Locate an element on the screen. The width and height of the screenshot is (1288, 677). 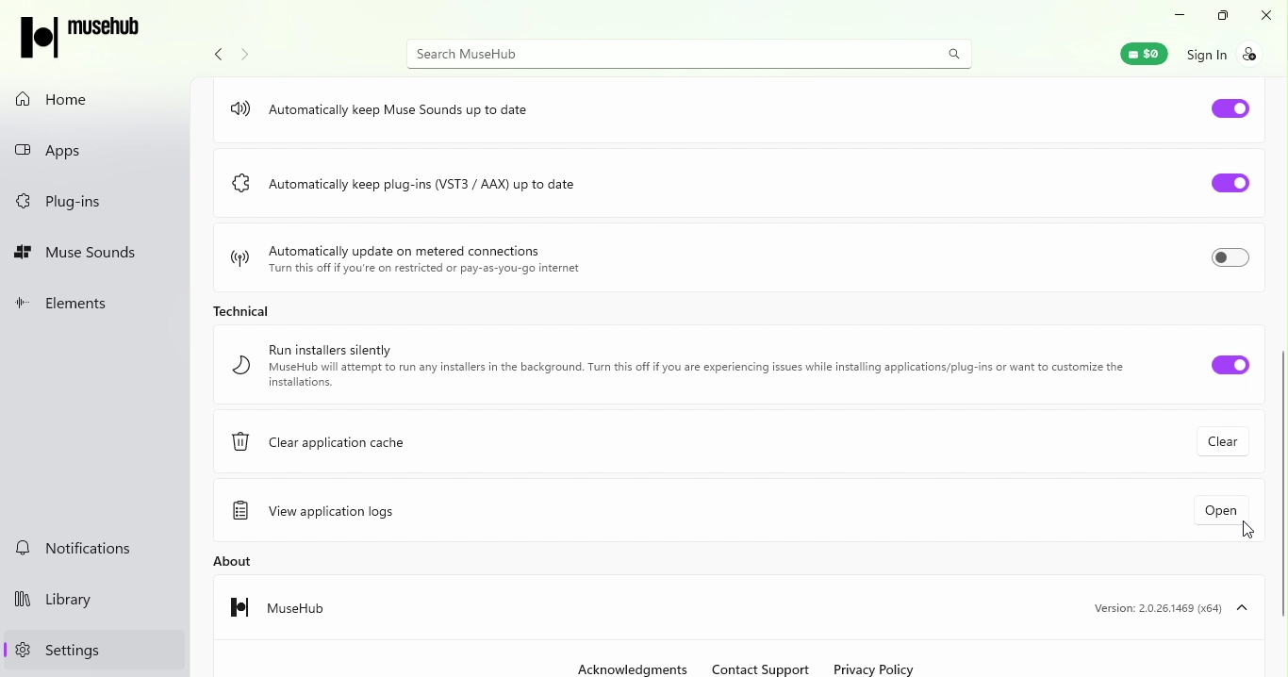
Plug-ins is located at coordinates (59, 204).